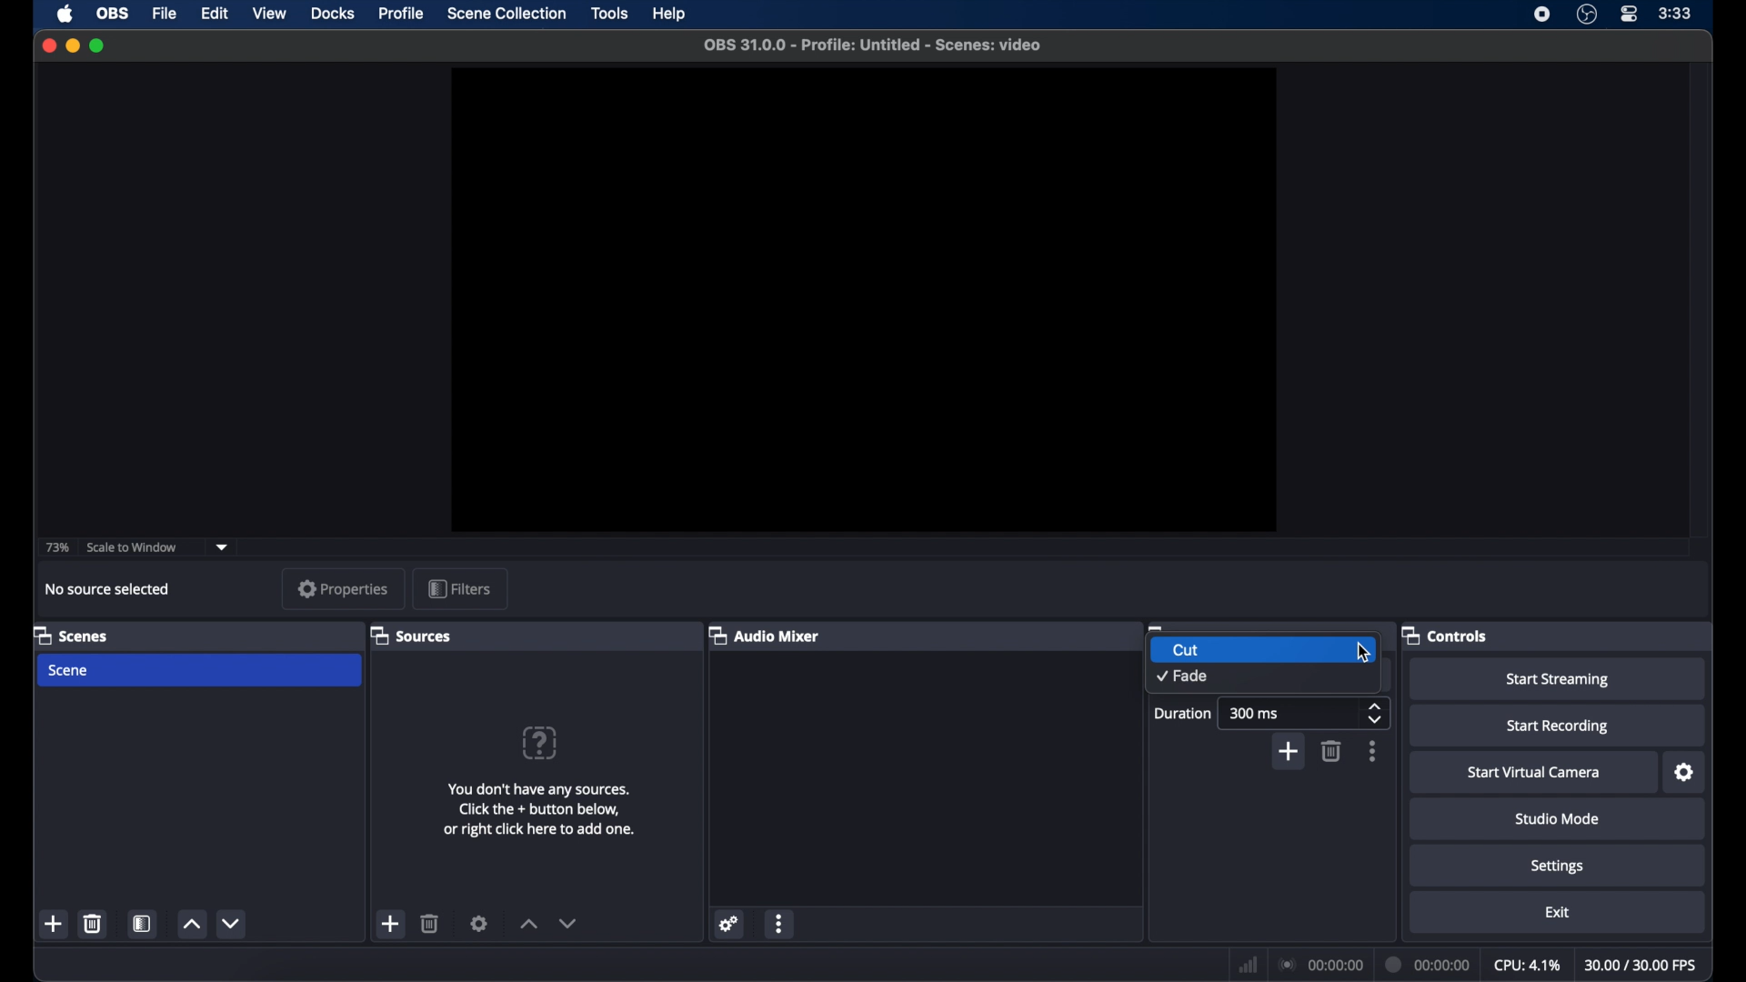 Image resolution: width=1746 pixels, height=982 pixels. I want to click on cursor, so click(1364, 652).